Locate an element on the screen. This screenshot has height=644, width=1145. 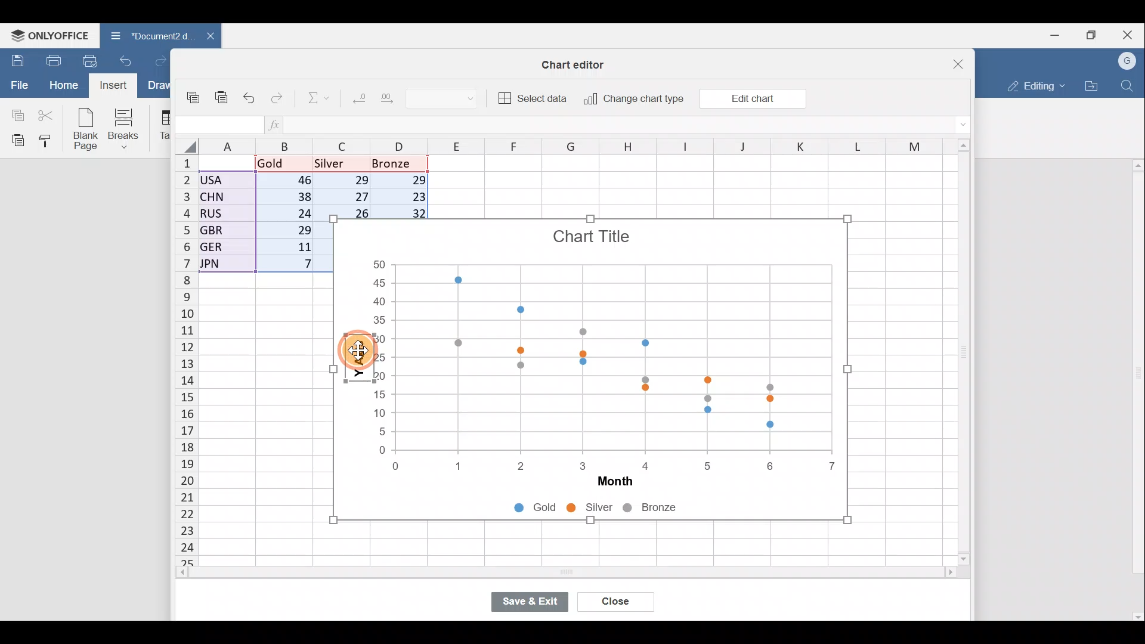
Copy style is located at coordinates (49, 142).